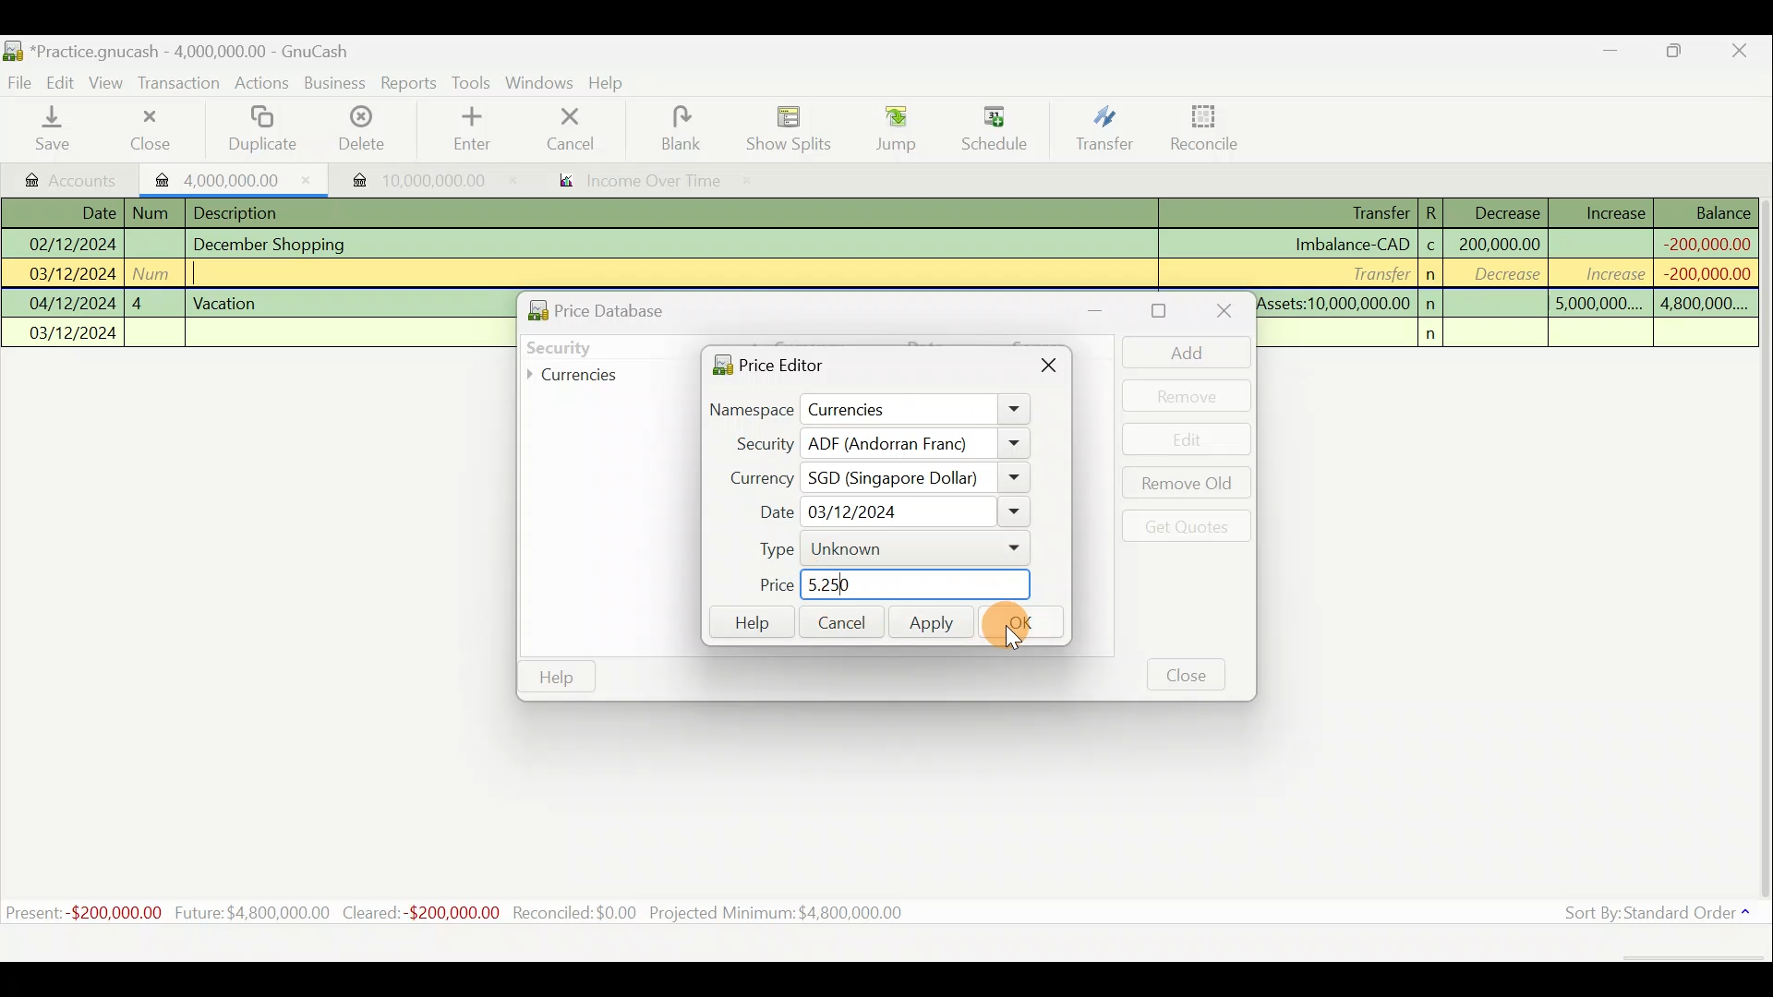 The height and width of the screenshot is (997, 1773). I want to click on Document name, so click(176, 48).